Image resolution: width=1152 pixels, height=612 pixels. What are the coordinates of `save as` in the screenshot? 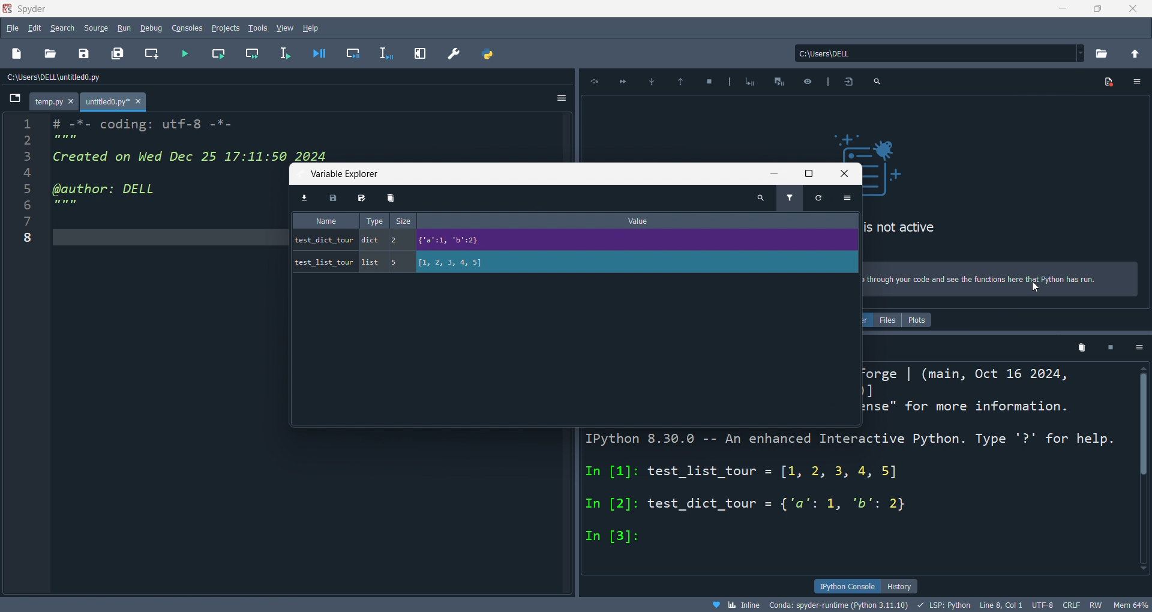 It's located at (362, 199).